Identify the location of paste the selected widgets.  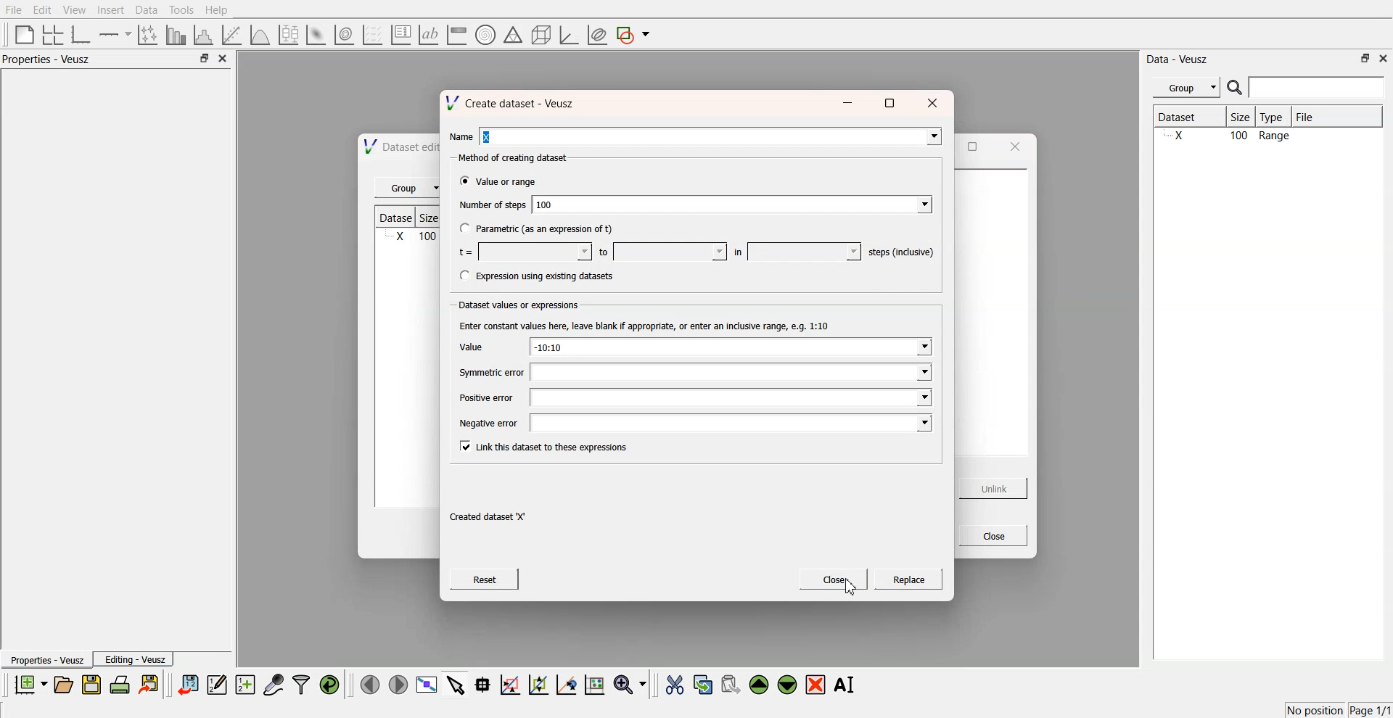
(729, 684).